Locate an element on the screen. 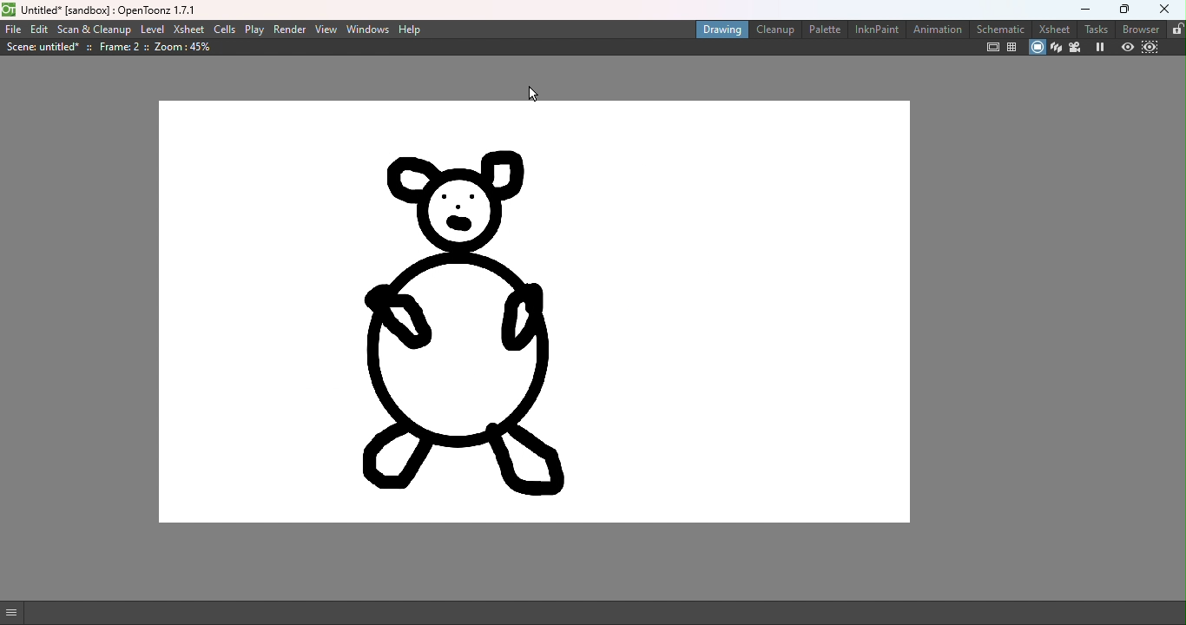  Xsheet is located at coordinates (1051, 29).